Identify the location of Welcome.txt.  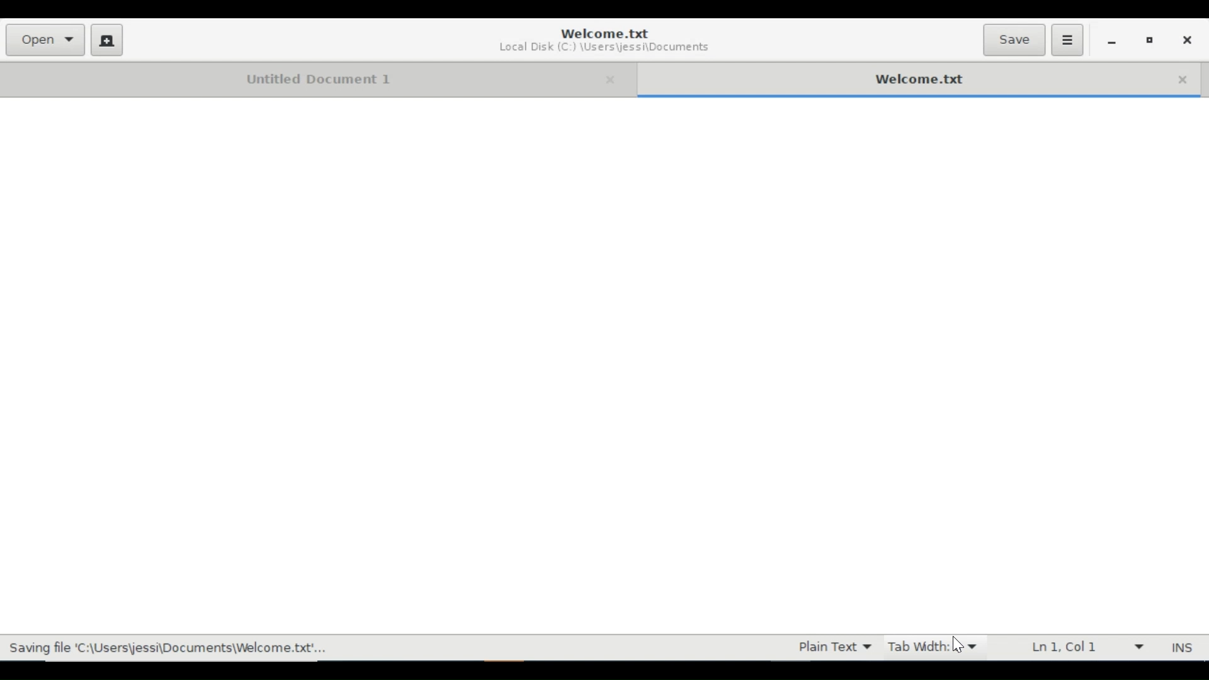
(888, 79).